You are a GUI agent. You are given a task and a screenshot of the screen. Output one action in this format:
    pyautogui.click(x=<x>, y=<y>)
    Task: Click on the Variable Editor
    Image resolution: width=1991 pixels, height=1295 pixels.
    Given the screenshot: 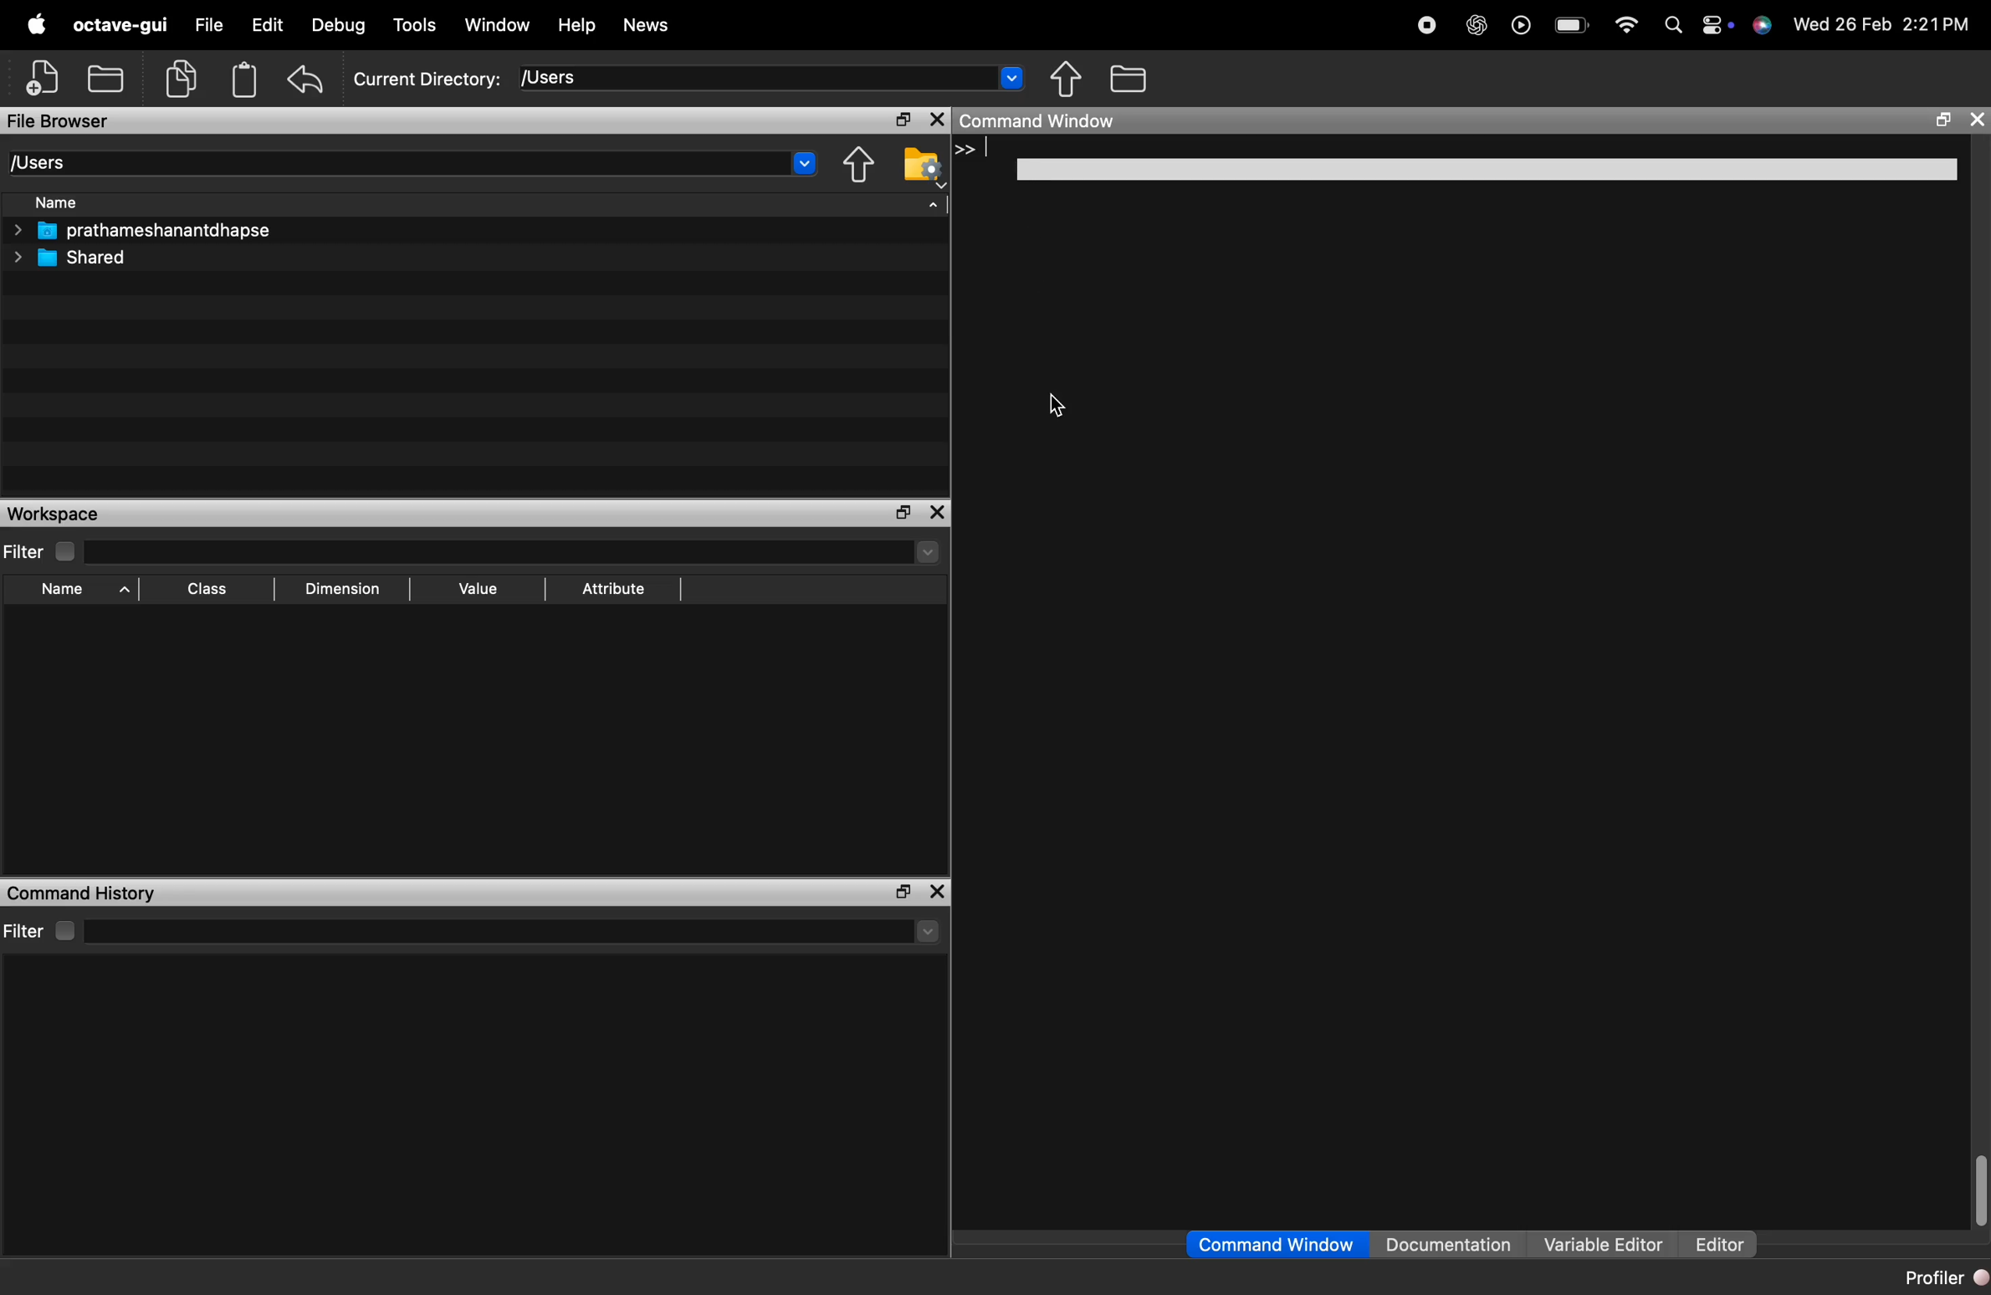 What is the action you would take?
    pyautogui.click(x=1603, y=1244)
    